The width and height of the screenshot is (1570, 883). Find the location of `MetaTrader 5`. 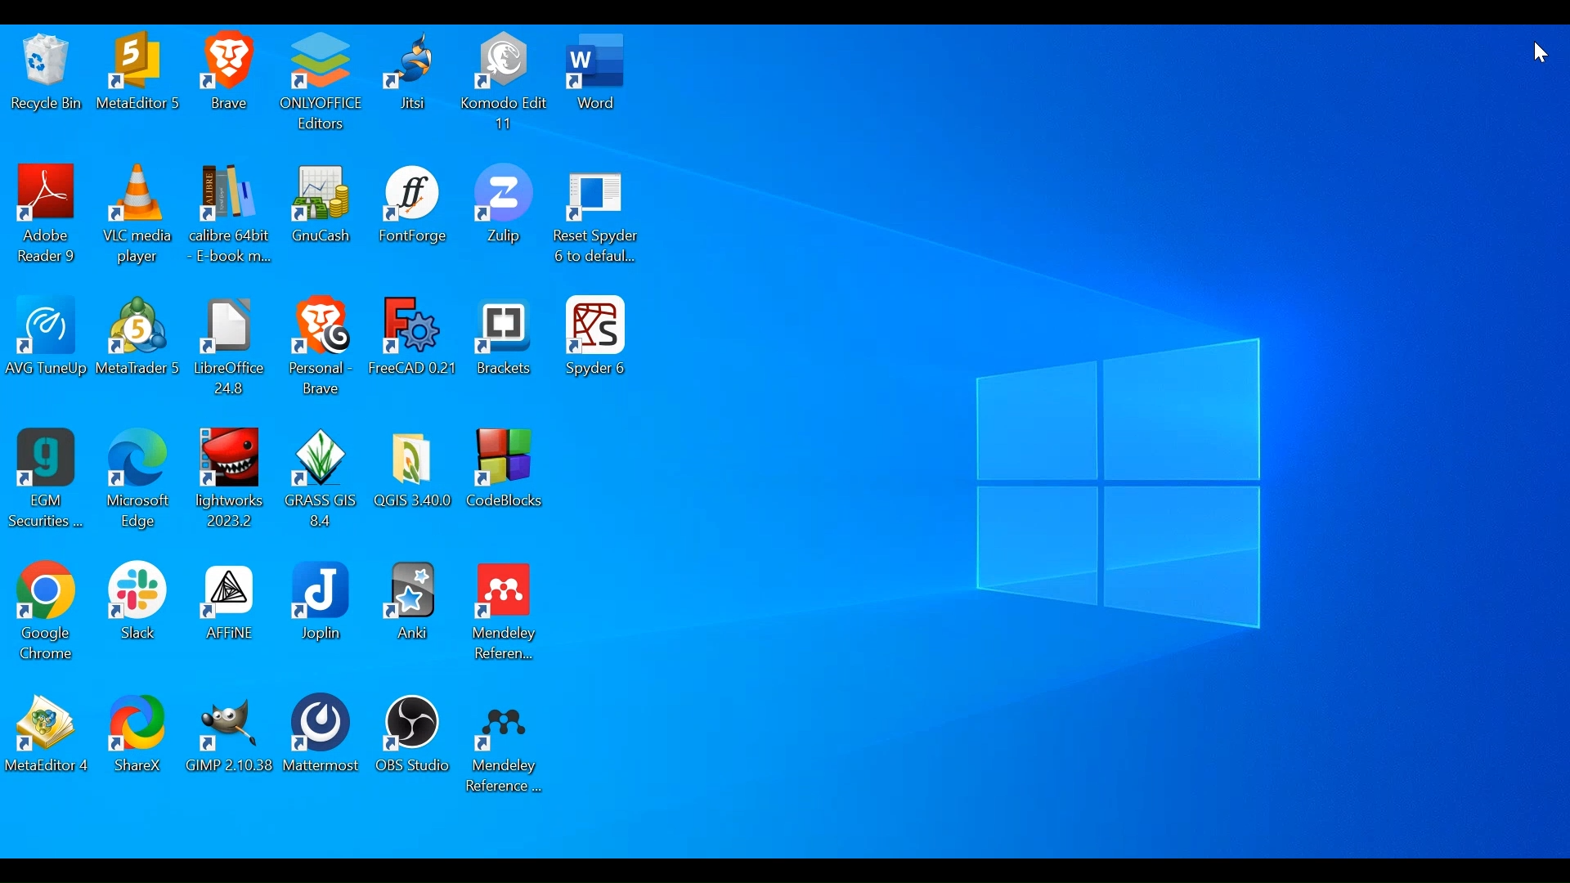

MetaTrader 5 is located at coordinates (139, 343).